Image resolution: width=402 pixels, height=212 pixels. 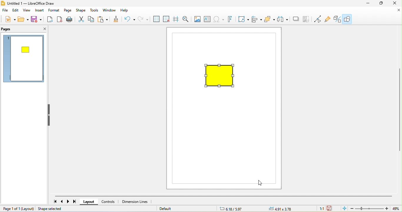 What do you see at coordinates (295, 20) in the screenshot?
I see `shadow` at bounding box center [295, 20].